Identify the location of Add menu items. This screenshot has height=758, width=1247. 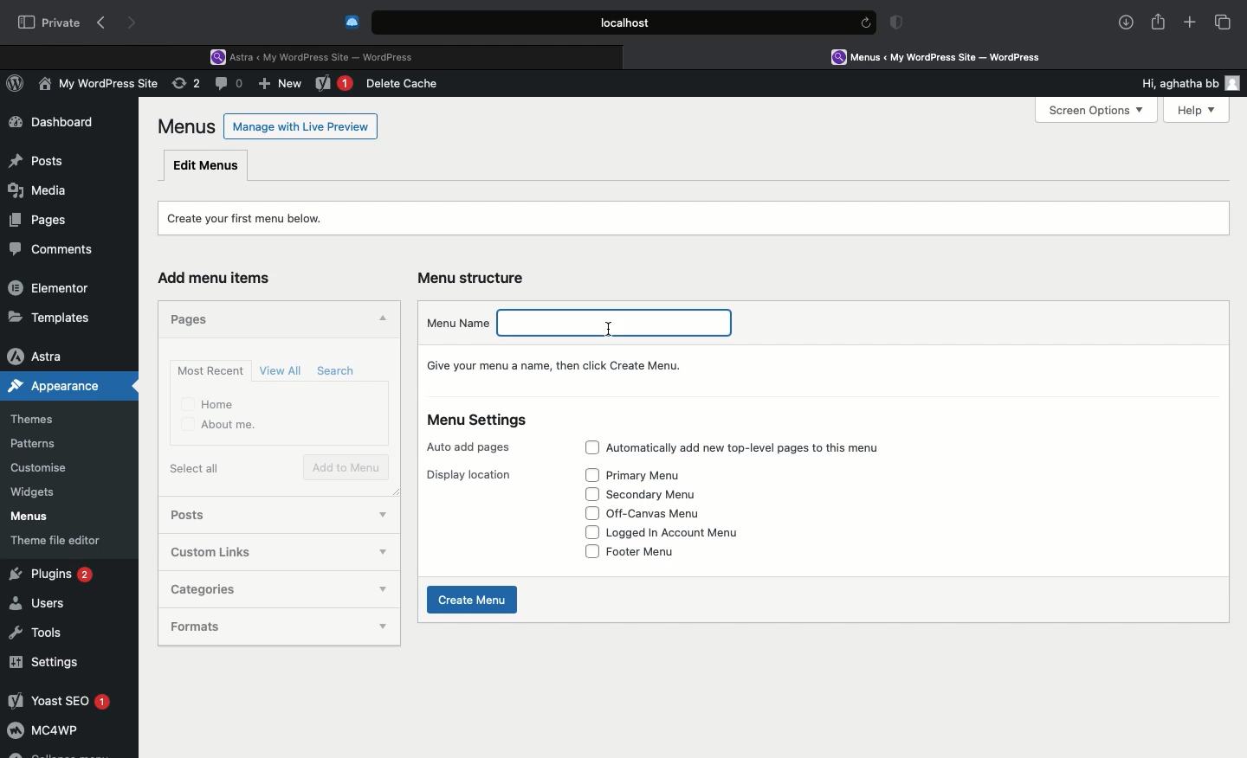
(222, 279).